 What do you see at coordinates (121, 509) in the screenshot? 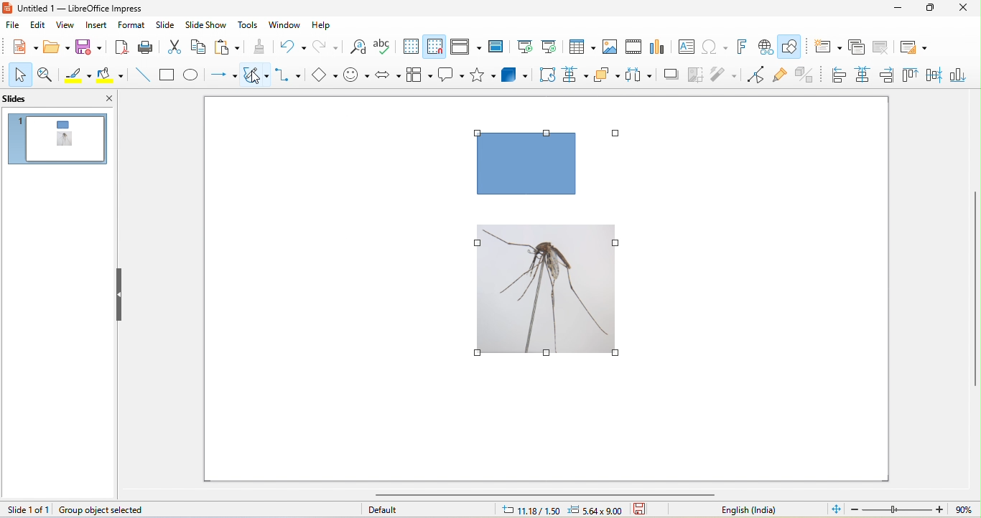
I see `group object selected` at bounding box center [121, 509].